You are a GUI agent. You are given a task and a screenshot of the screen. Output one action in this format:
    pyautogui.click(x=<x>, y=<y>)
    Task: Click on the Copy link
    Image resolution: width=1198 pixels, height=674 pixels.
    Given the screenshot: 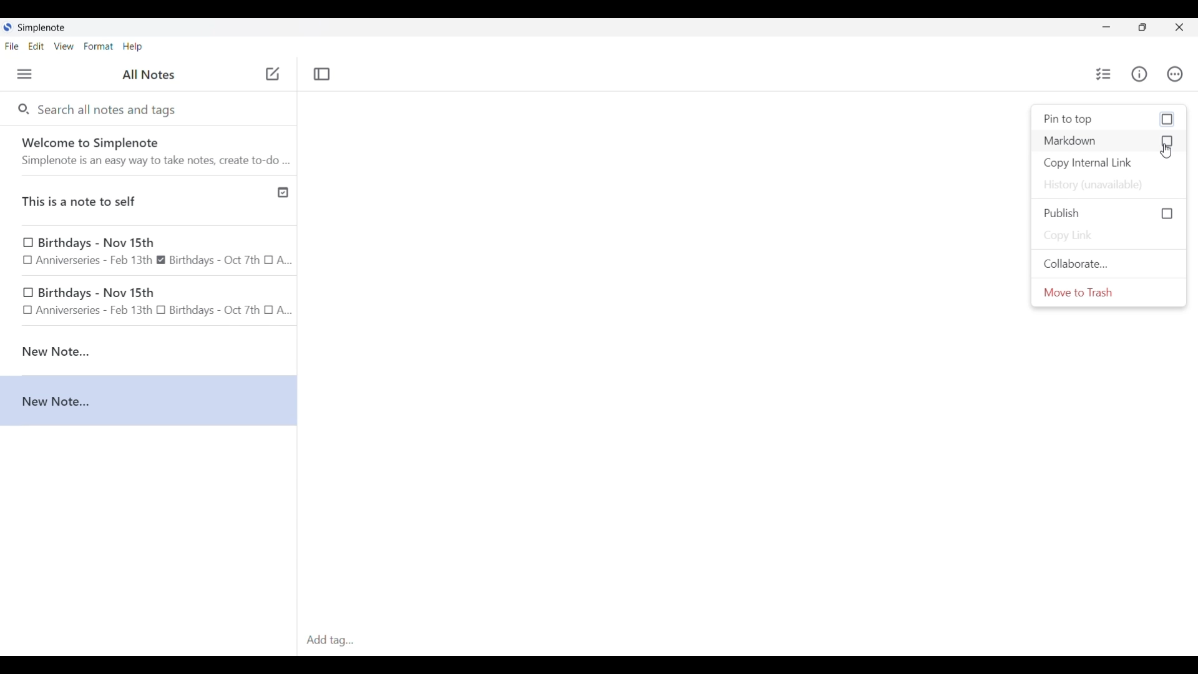 What is the action you would take?
    pyautogui.click(x=1109, y=236)
    